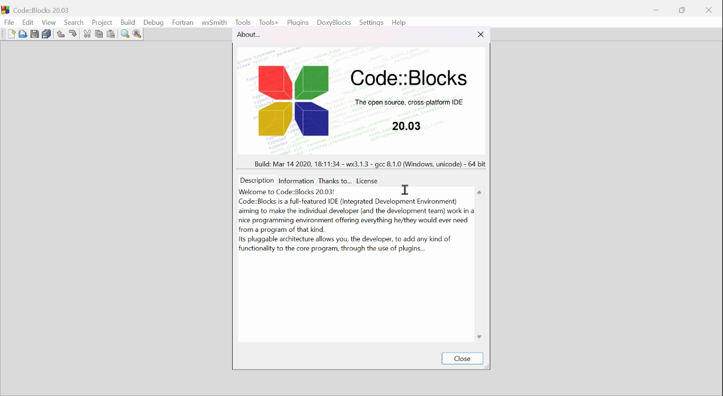  Describe the element at coordinates (463, 358) in the screenshot. I see `Close` at that location.